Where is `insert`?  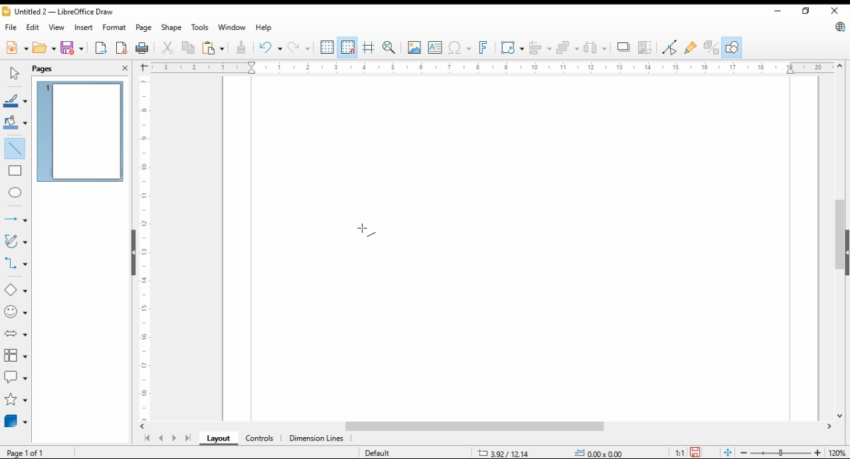
insert is located at coordinates (84, 27).